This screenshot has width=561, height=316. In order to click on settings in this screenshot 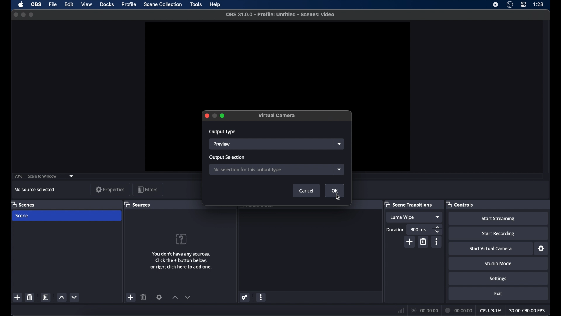, I will do `click(244, 298)`.